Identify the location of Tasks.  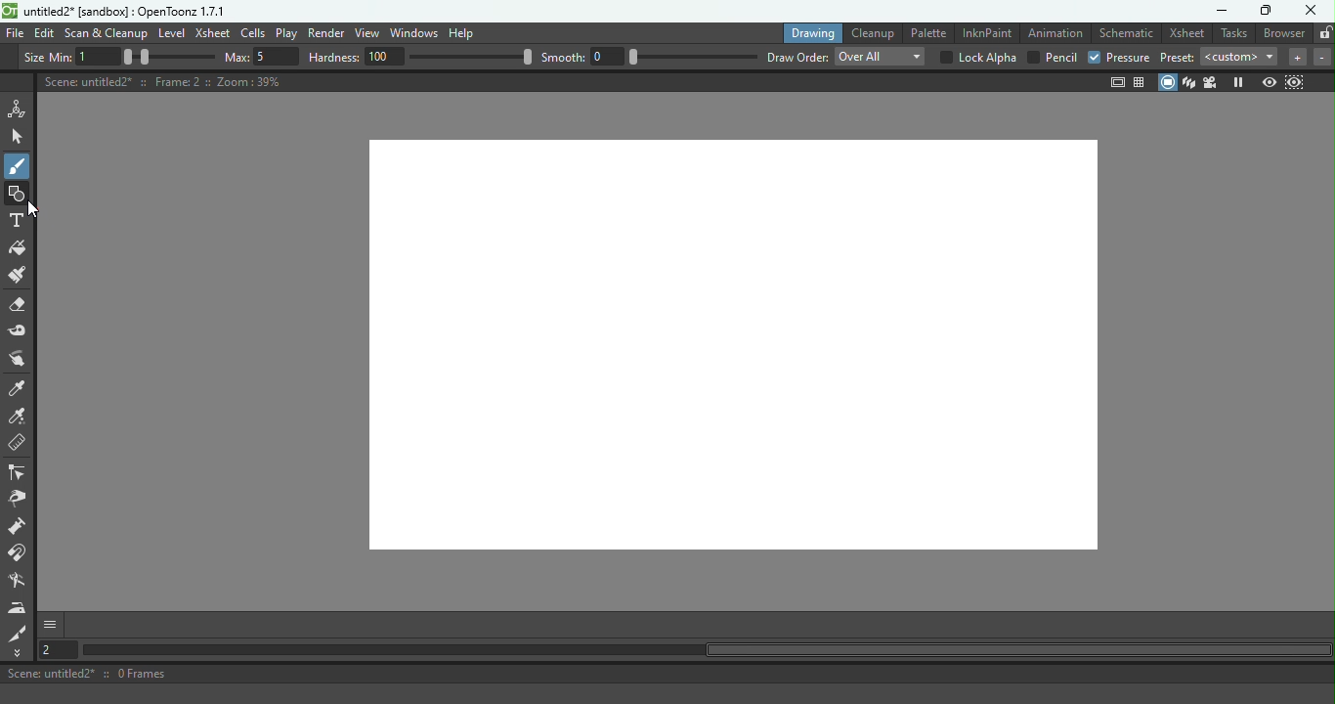
(1234, 33).